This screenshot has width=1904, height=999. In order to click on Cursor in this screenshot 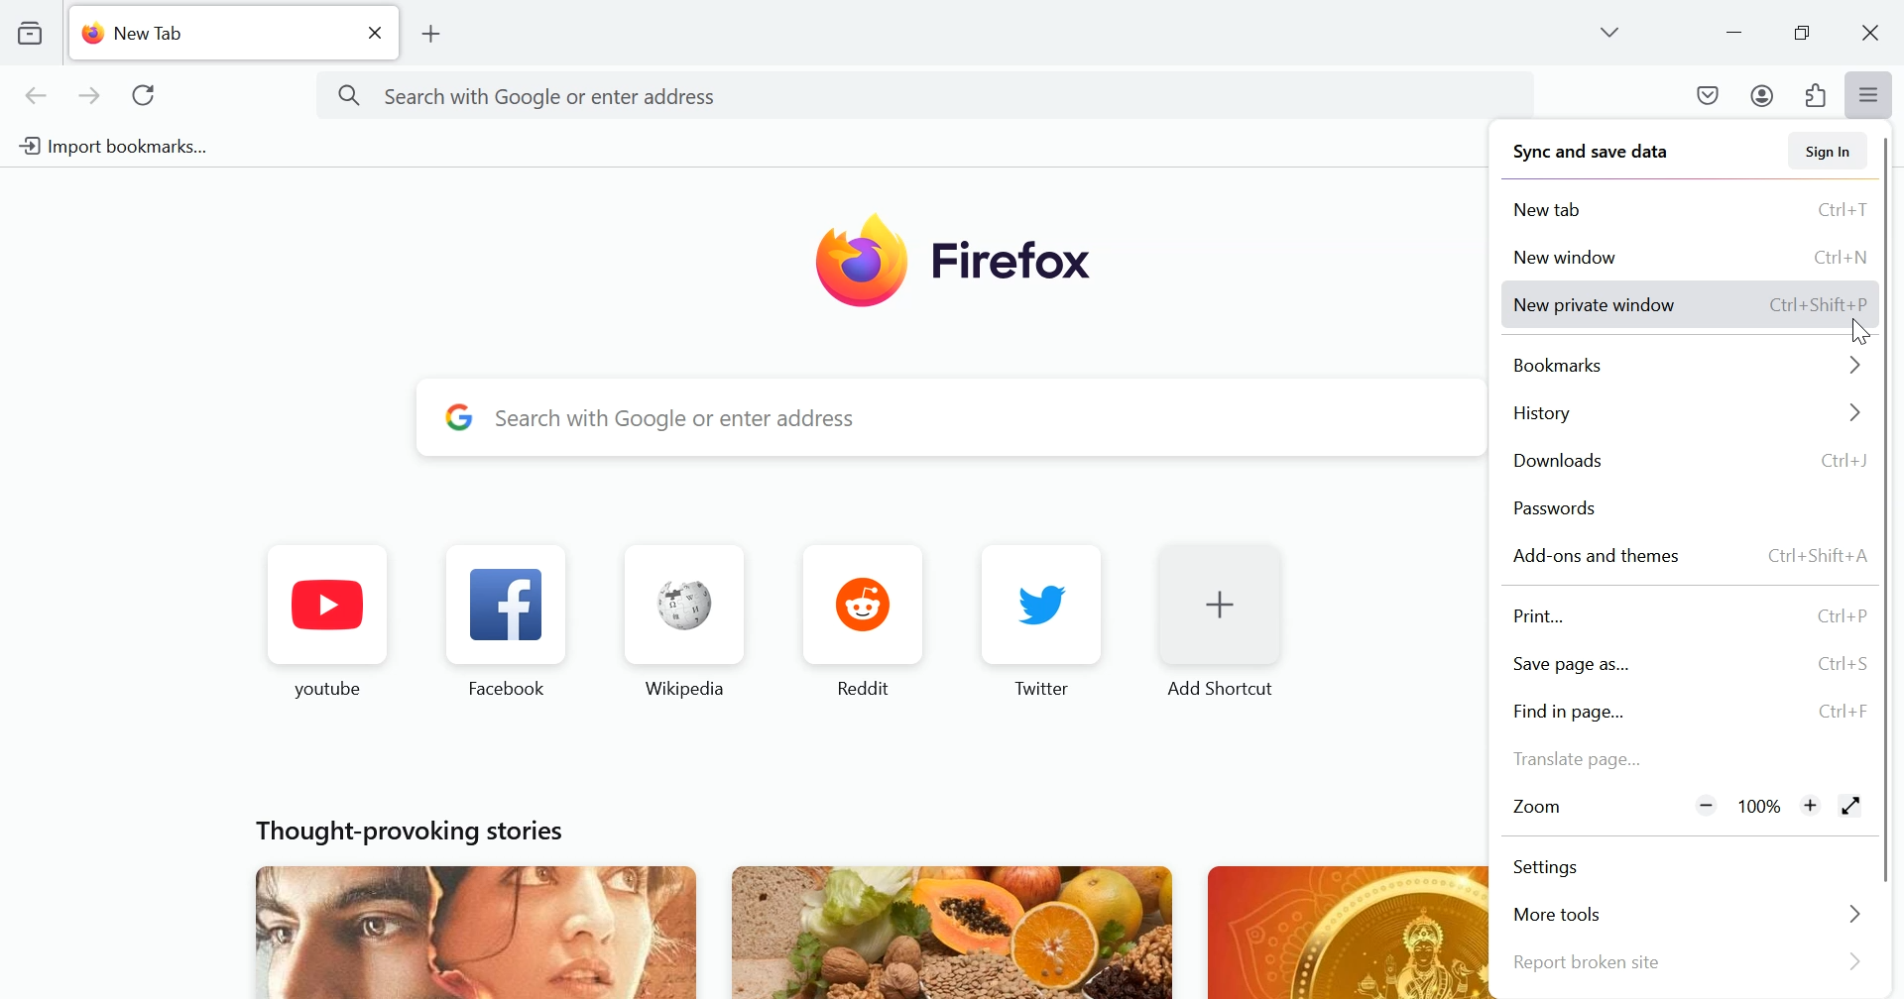, I will do `click(1859, 331)`.